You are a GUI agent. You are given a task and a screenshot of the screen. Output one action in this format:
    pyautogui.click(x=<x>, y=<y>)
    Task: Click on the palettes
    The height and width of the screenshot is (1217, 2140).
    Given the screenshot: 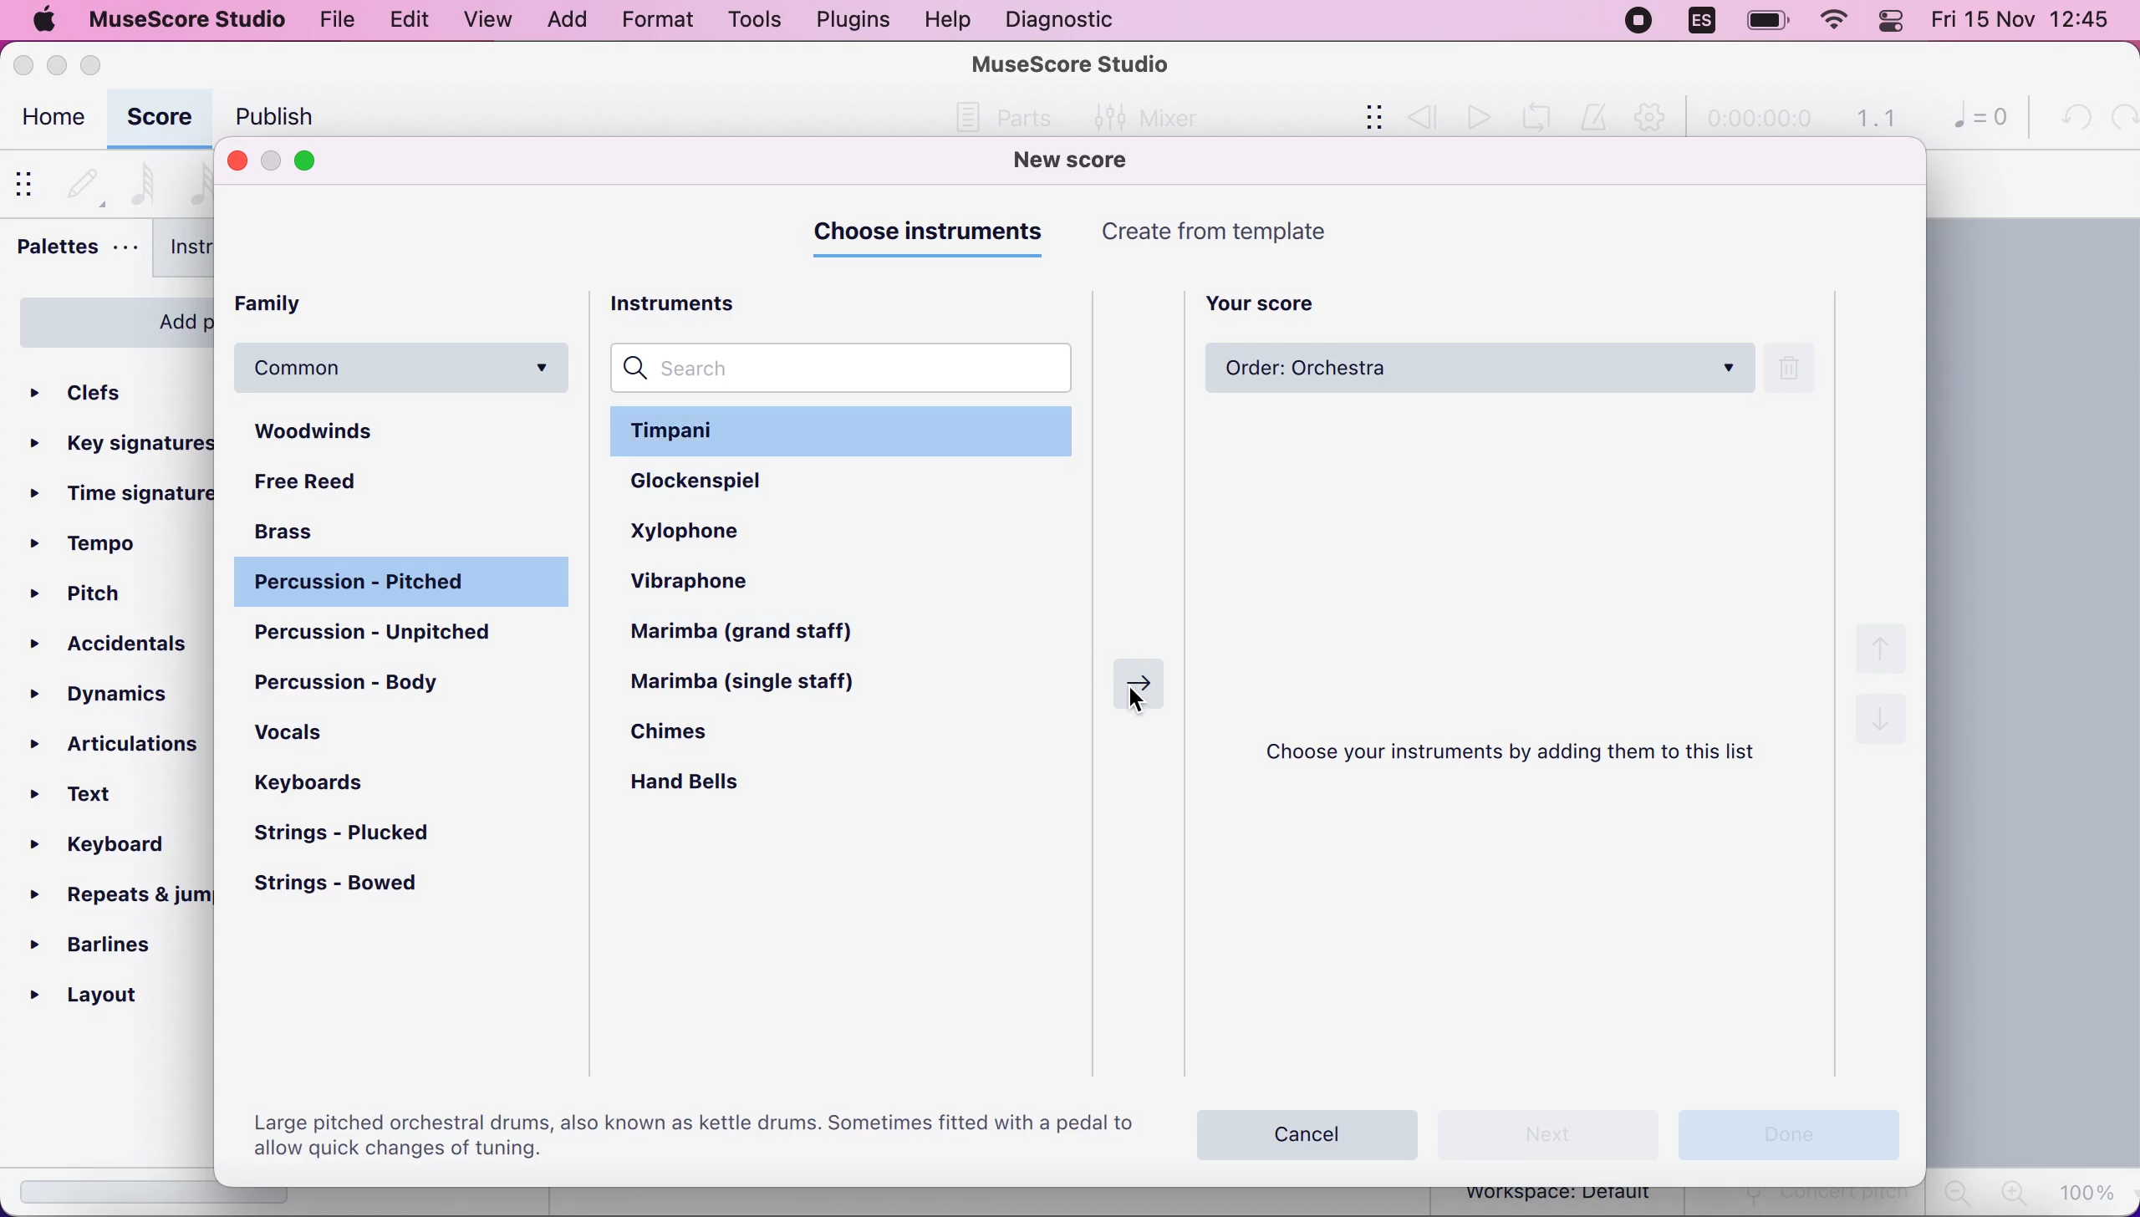 What is the action you would take?
    pyautogui.click(x=75, y=251)
    